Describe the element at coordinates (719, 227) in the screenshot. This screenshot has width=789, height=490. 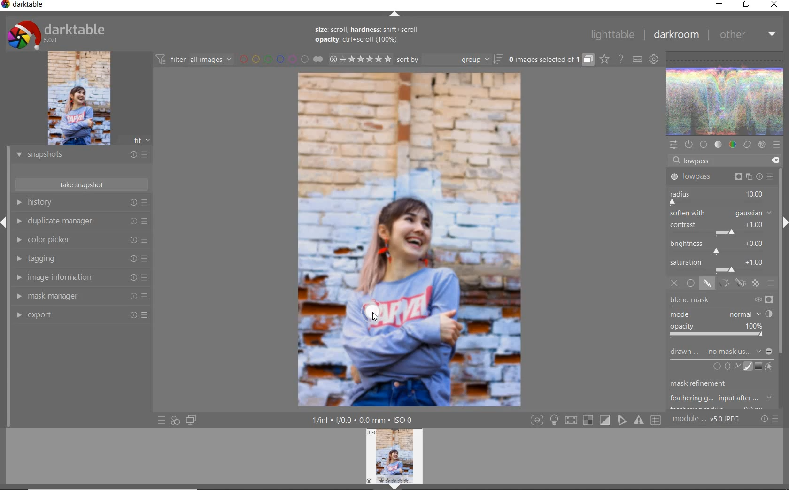
I see `contrast` at that location.